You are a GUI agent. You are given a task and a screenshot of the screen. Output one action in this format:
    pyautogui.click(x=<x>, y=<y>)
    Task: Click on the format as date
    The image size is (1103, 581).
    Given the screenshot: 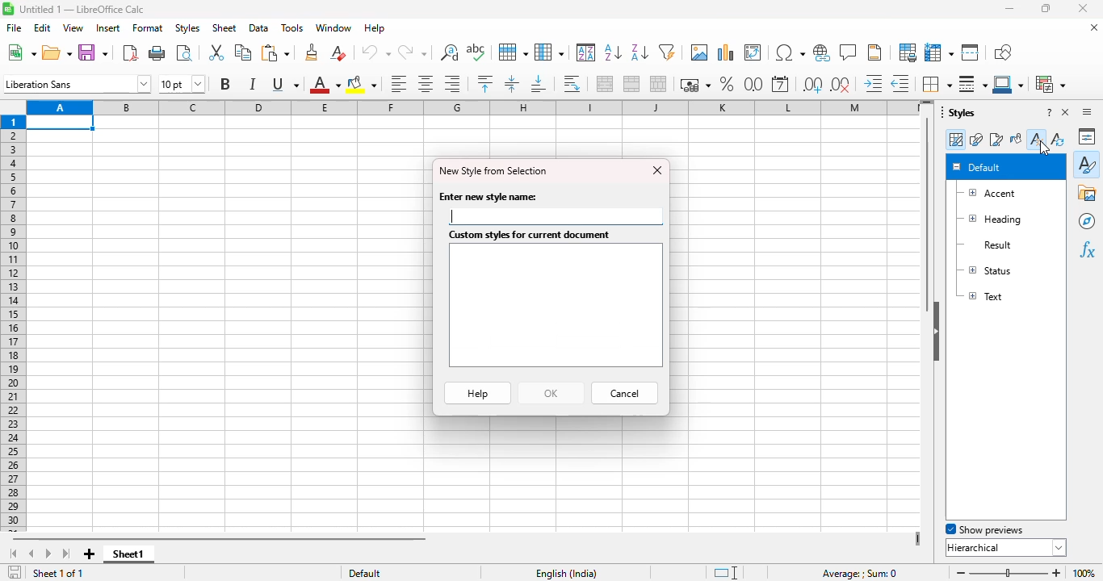 What is the action you would take?
    pyautogui.click(x=780, y=84)
    